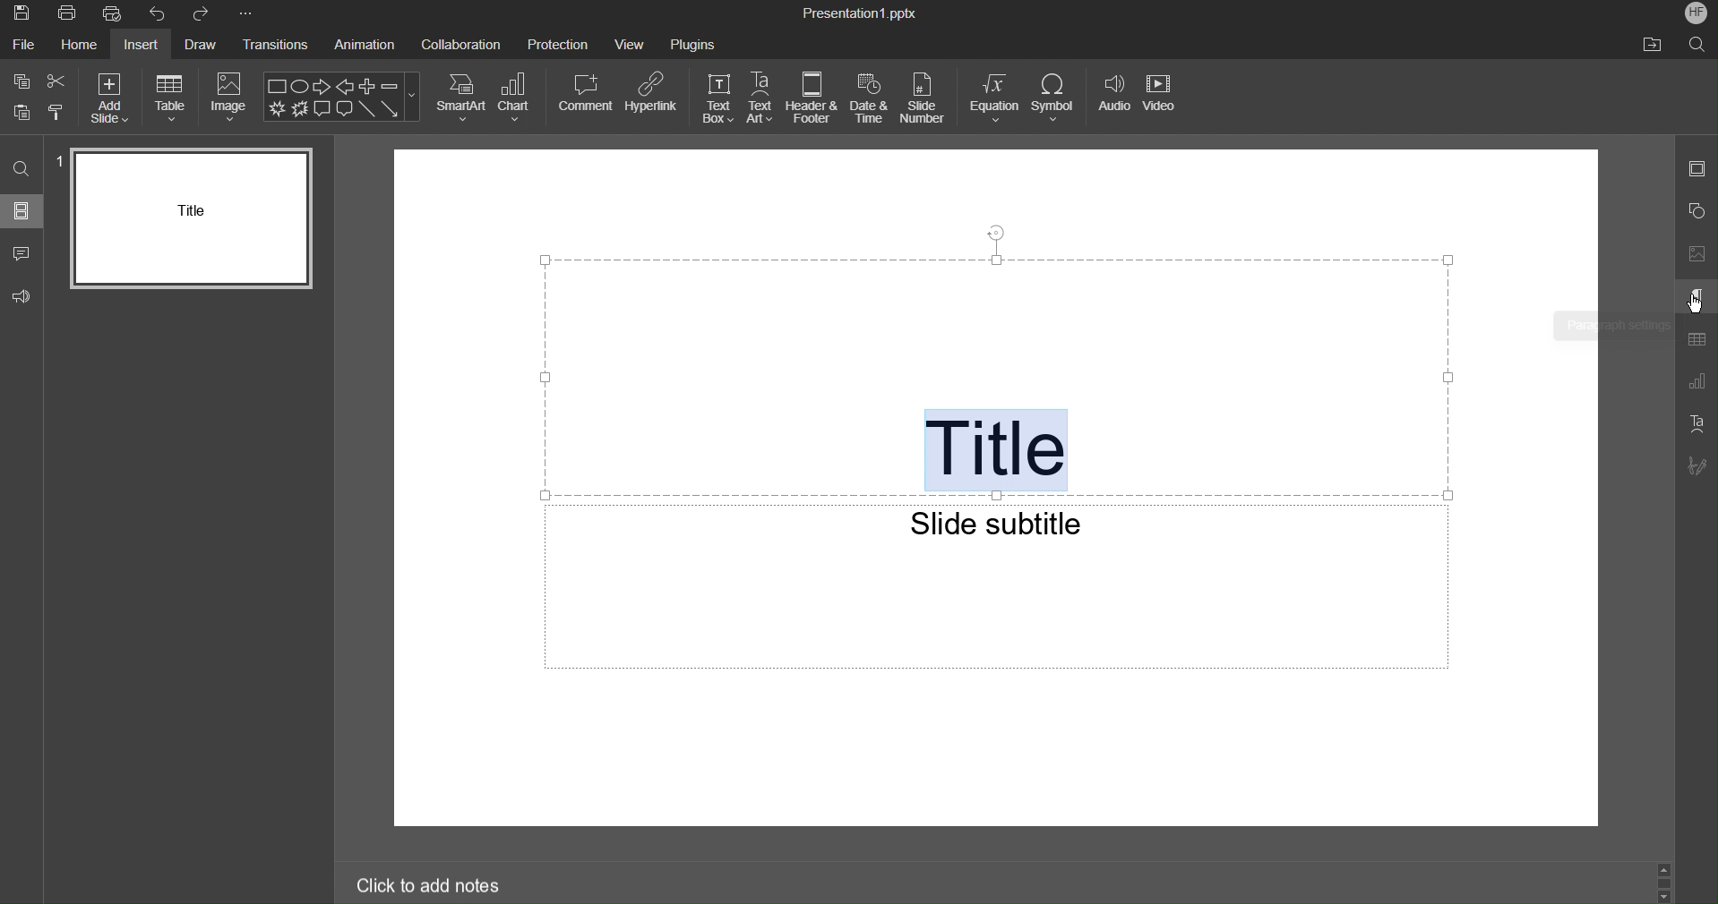 Image resolution: width=1718 pixels, height=904 pixels. What do you see at coordinates (198, 47) in the screenshot?
I see `Draw` at bounding box center [198, 47].